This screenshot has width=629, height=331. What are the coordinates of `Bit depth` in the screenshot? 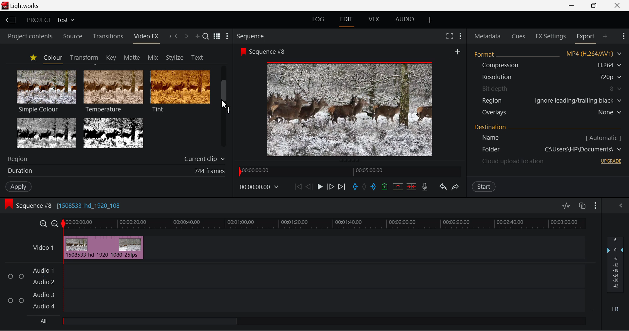 It's located at (496, 88).